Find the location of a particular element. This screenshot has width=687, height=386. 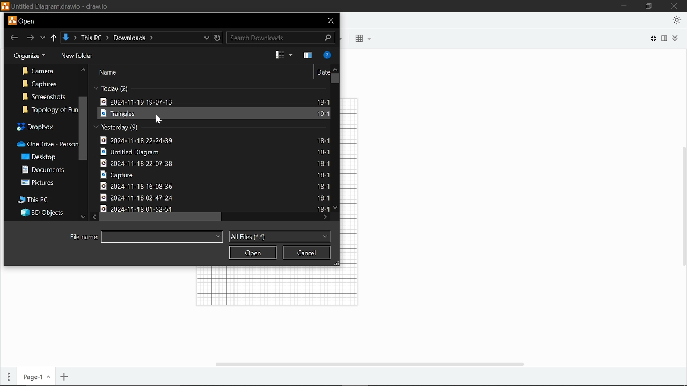

Captures is located at coordinates (42, 83).